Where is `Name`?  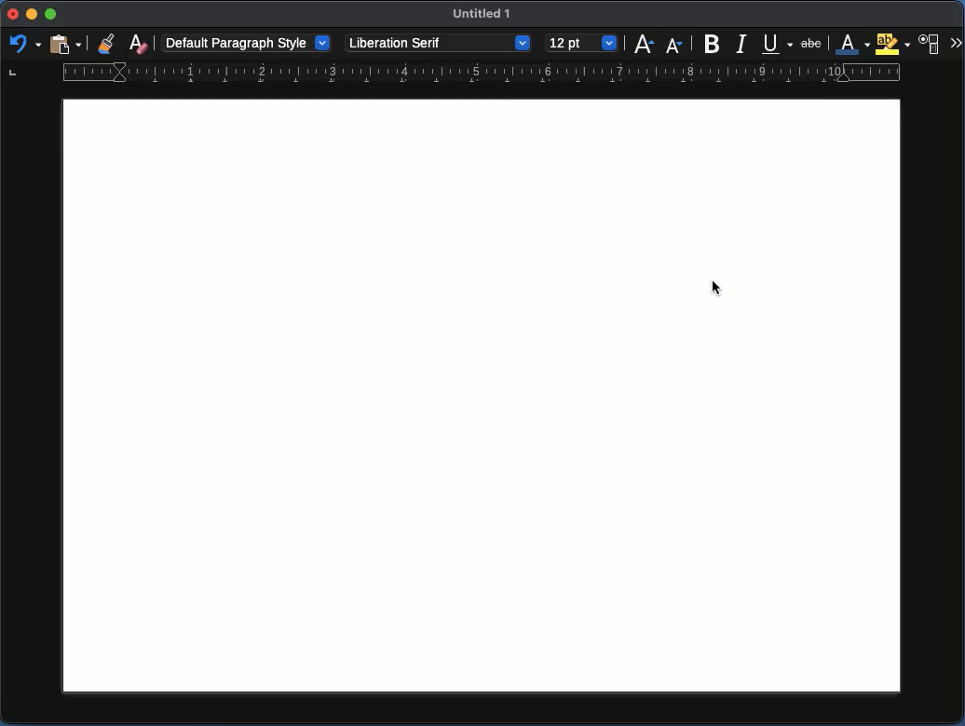
Name is located at coordinates (485, 17).